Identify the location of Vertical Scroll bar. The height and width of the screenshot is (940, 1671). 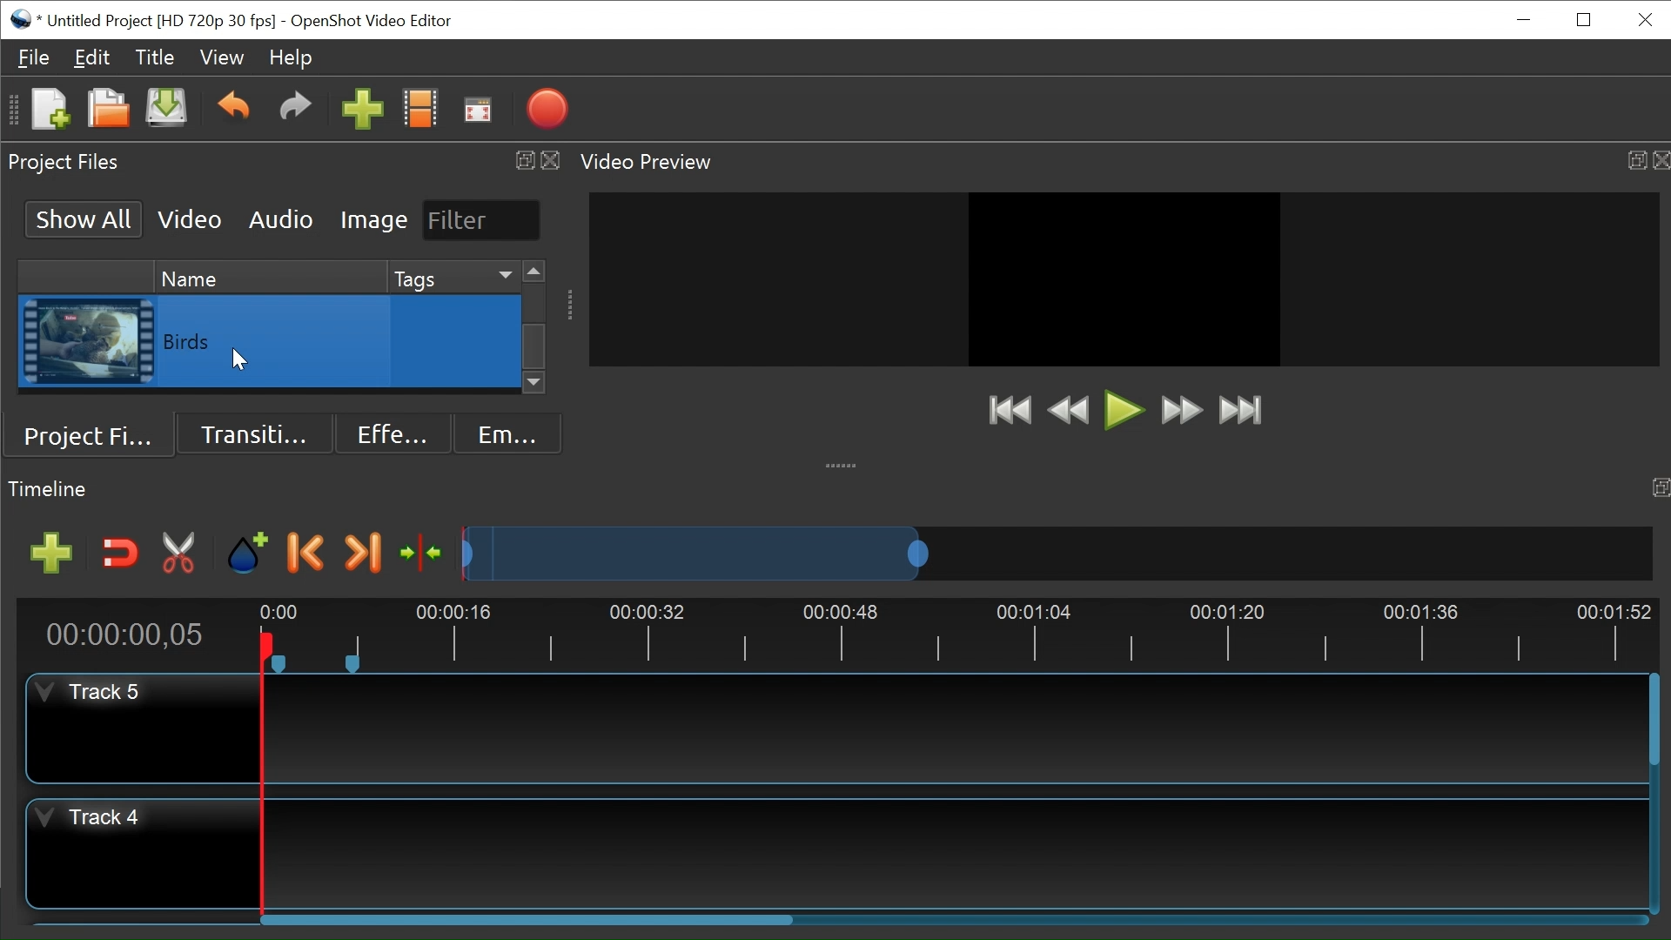
(1652, 722).